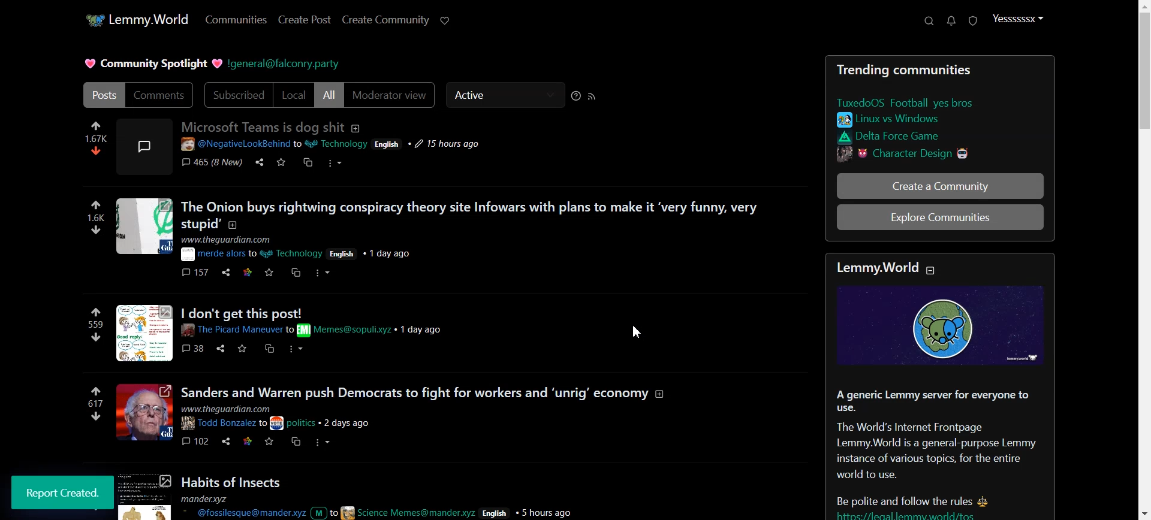 The image size is (1151, 520). I want to click on more, so click(296, 348).